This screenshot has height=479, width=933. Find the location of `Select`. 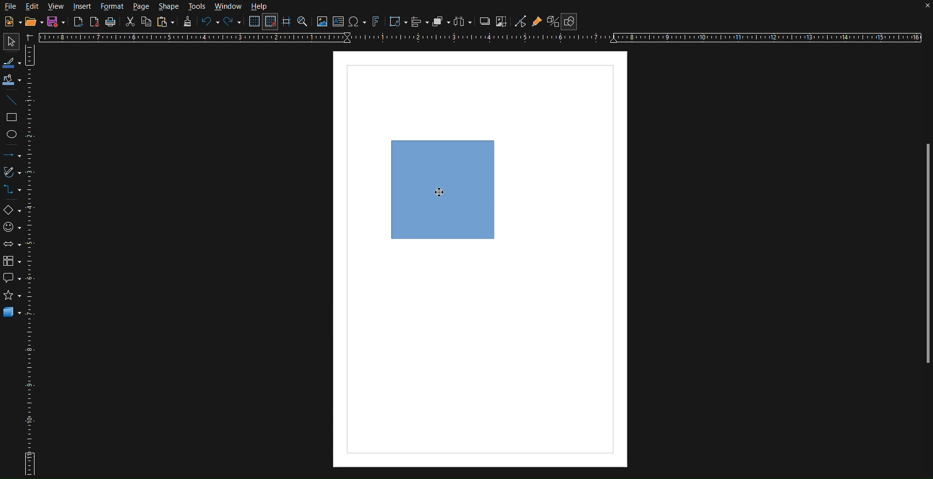

Select is located at coordinates (9, 42).